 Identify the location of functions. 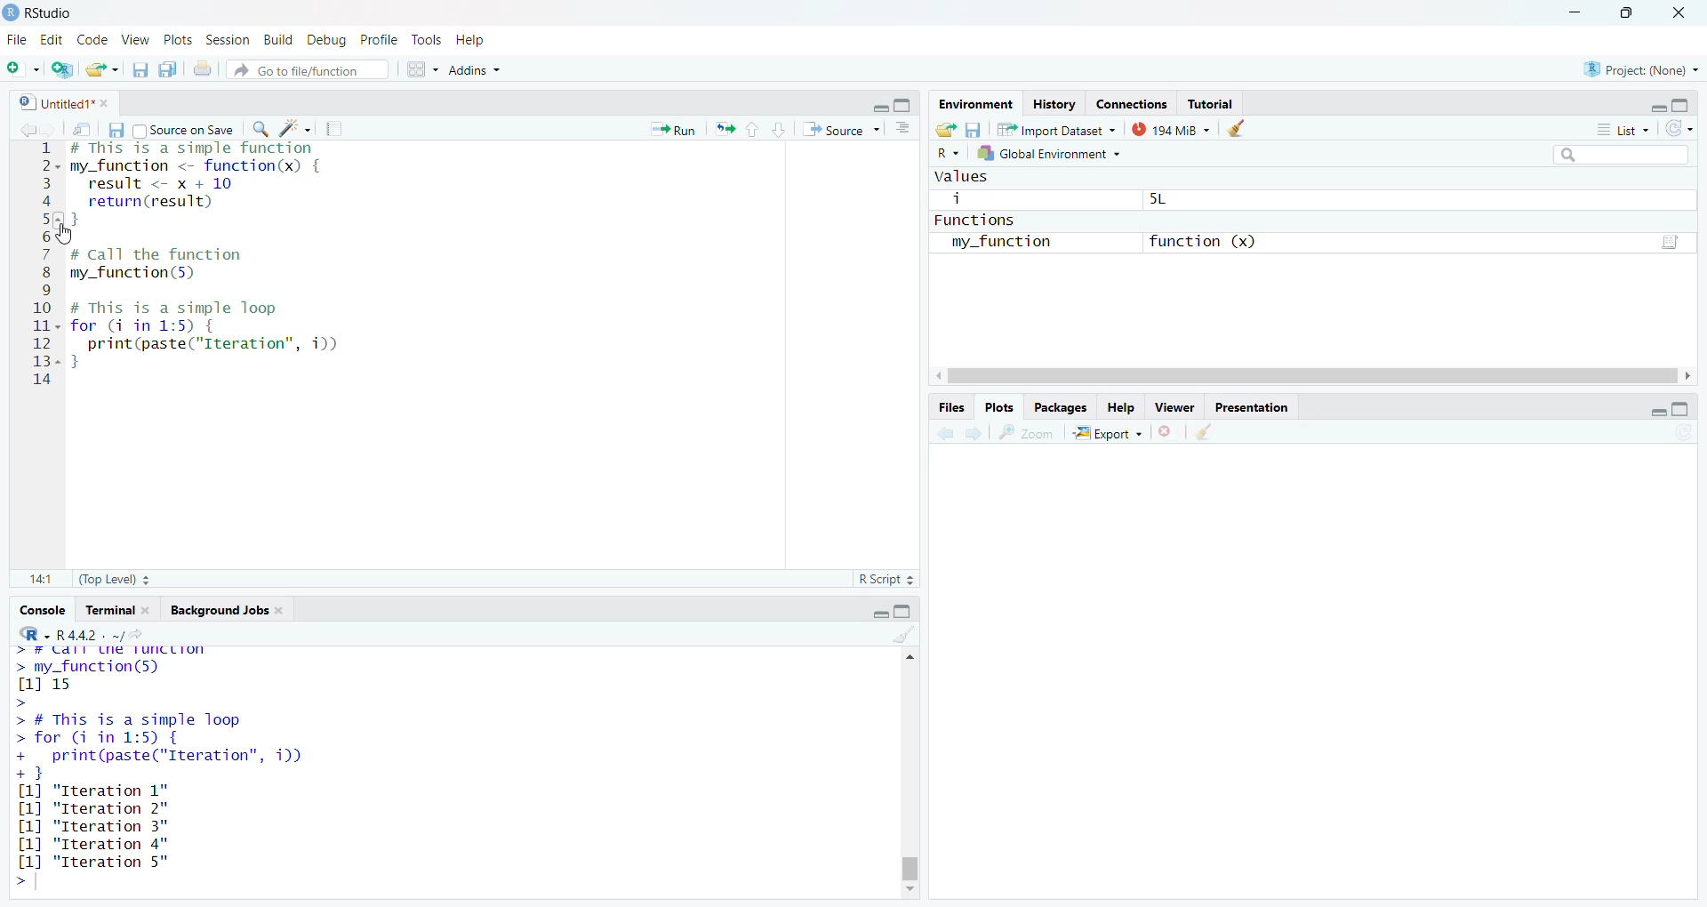
(990, 220).